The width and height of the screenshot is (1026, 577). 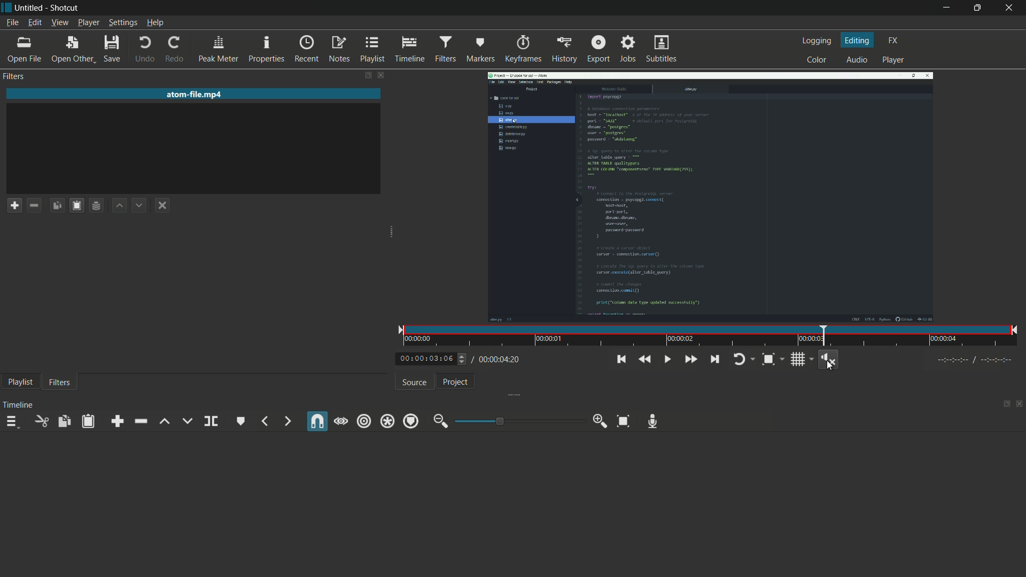 What do you see at coordinates (97, 205) in the screenshot?
I see `save filter set` at bounding box center [97, 205].